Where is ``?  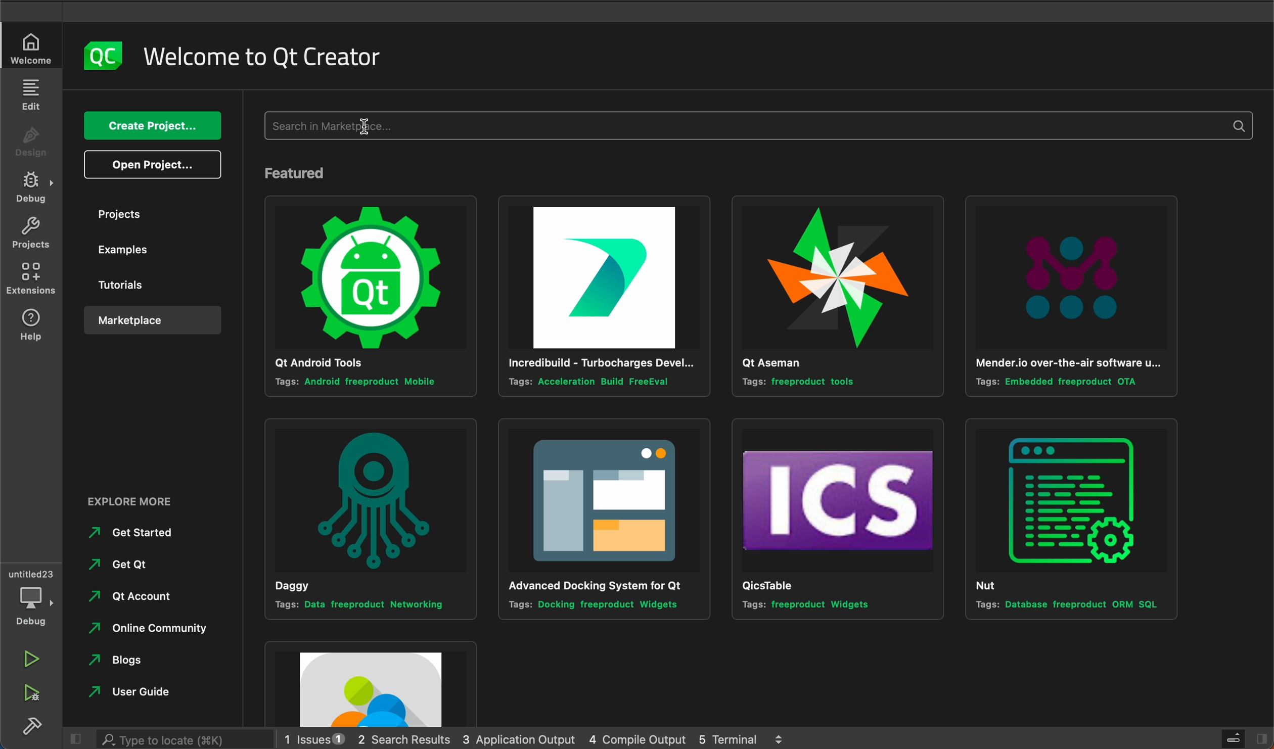
 is located at coordinates (1071, 519).